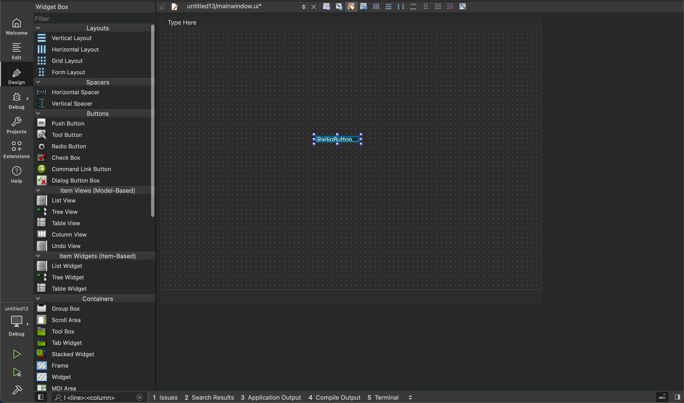 The width and height of the screenshot is (684, 403). What do you see at coordinates (95, 278) in the screenshot?
I see `tree widget` at bounding box center [95, 278].